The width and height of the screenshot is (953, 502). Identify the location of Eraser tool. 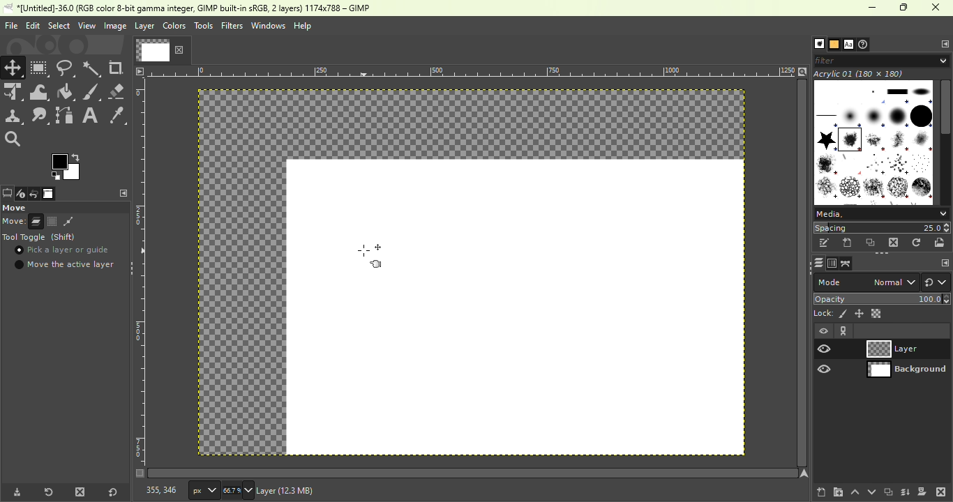
(118, 91).